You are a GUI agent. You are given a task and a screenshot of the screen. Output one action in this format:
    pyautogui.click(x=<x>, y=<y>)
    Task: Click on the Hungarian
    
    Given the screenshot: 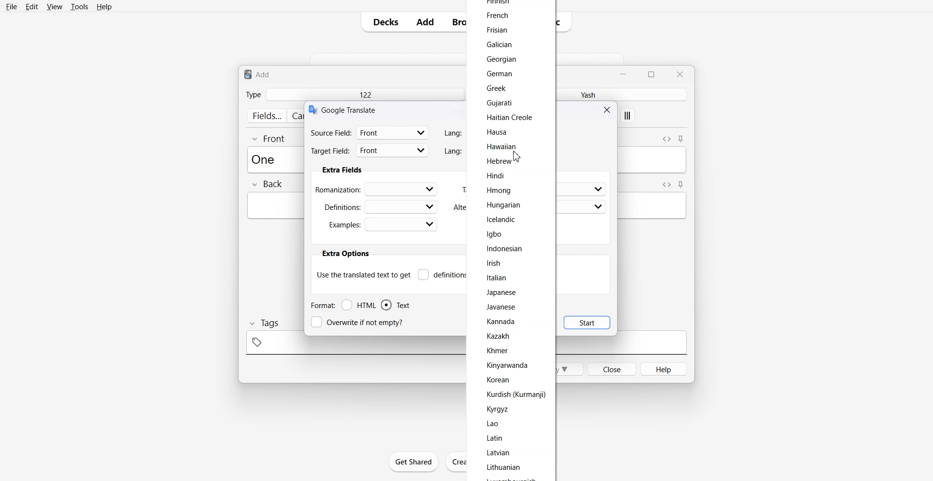 What is the action you would take?
    pyautogui.click(x=504, y=205)
    